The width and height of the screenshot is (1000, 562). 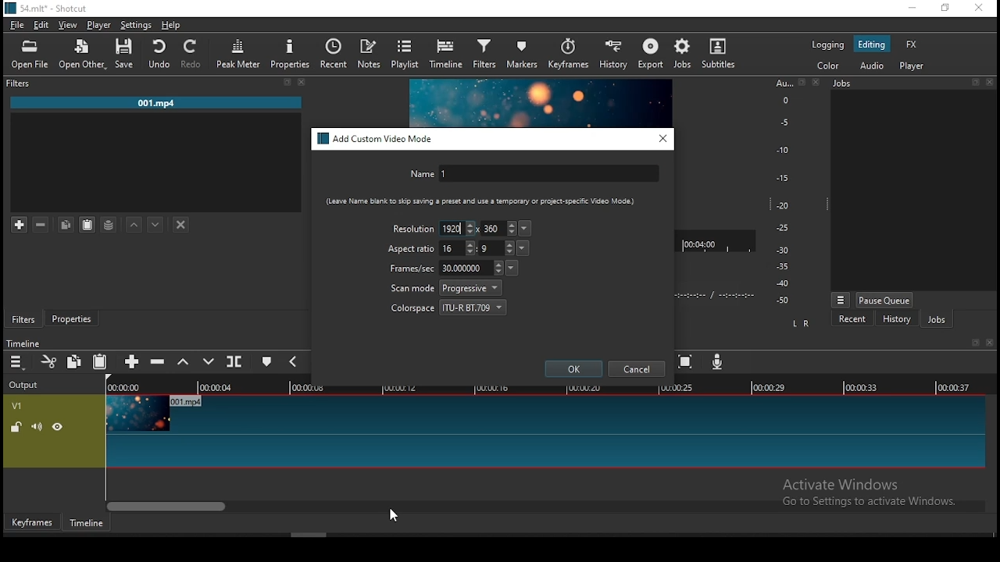 What do you see at coordinates (781, 150) in the screenshot?
I see `-10` at bounding box center [781, 150].